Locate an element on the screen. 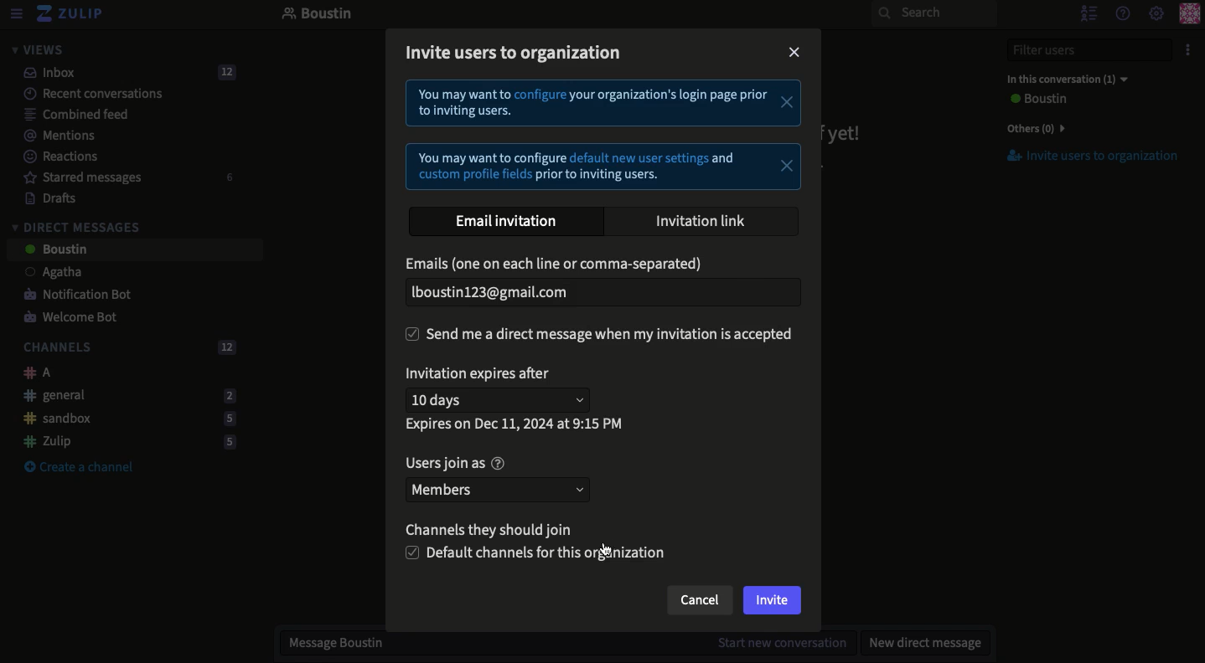 Image resolution: width=1205 pixels, height=663 pixels. Drafts is located at coordinates (43, 198).